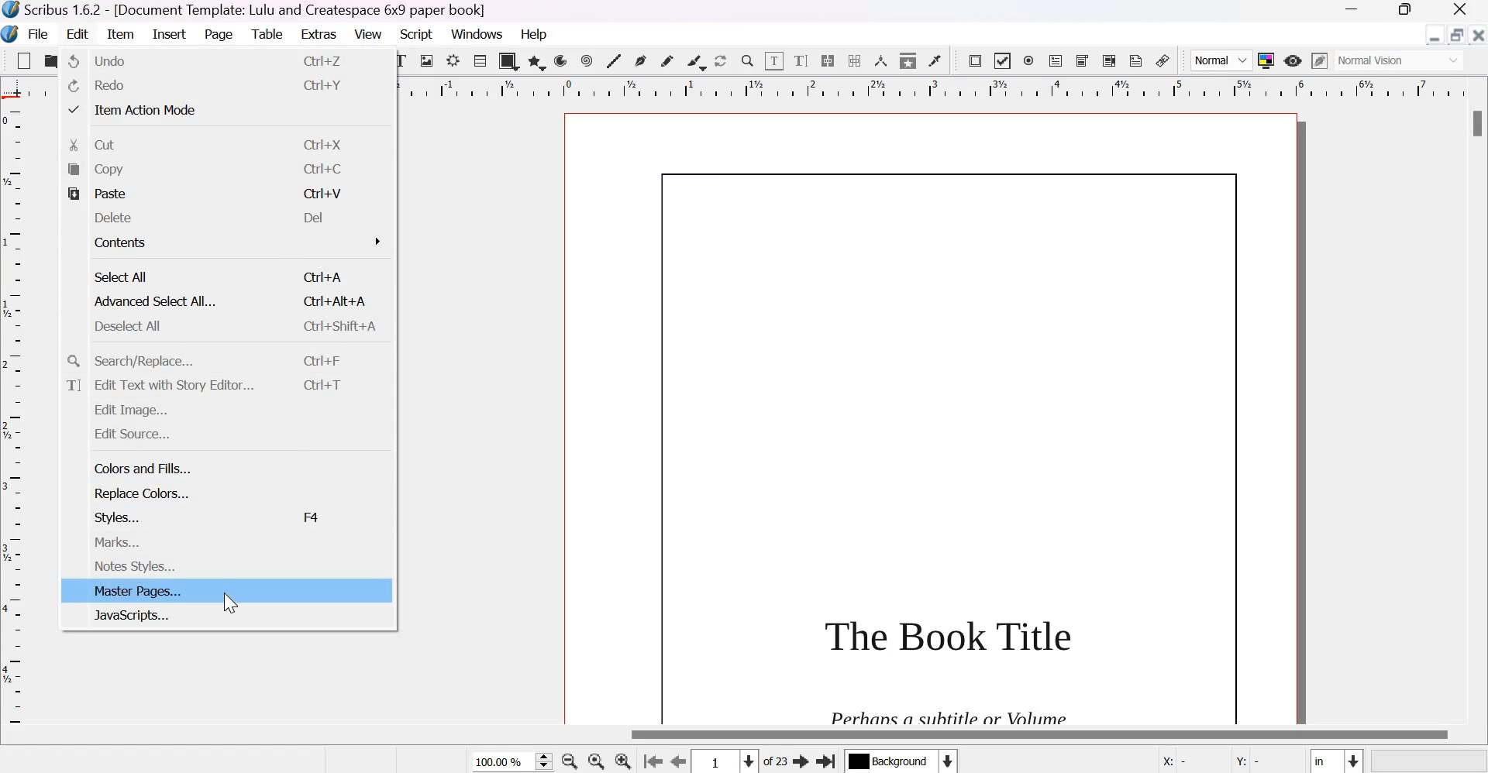  Describe the element at coordinates (1350, 9) in the screenshot. I see `Minimize` at that location.